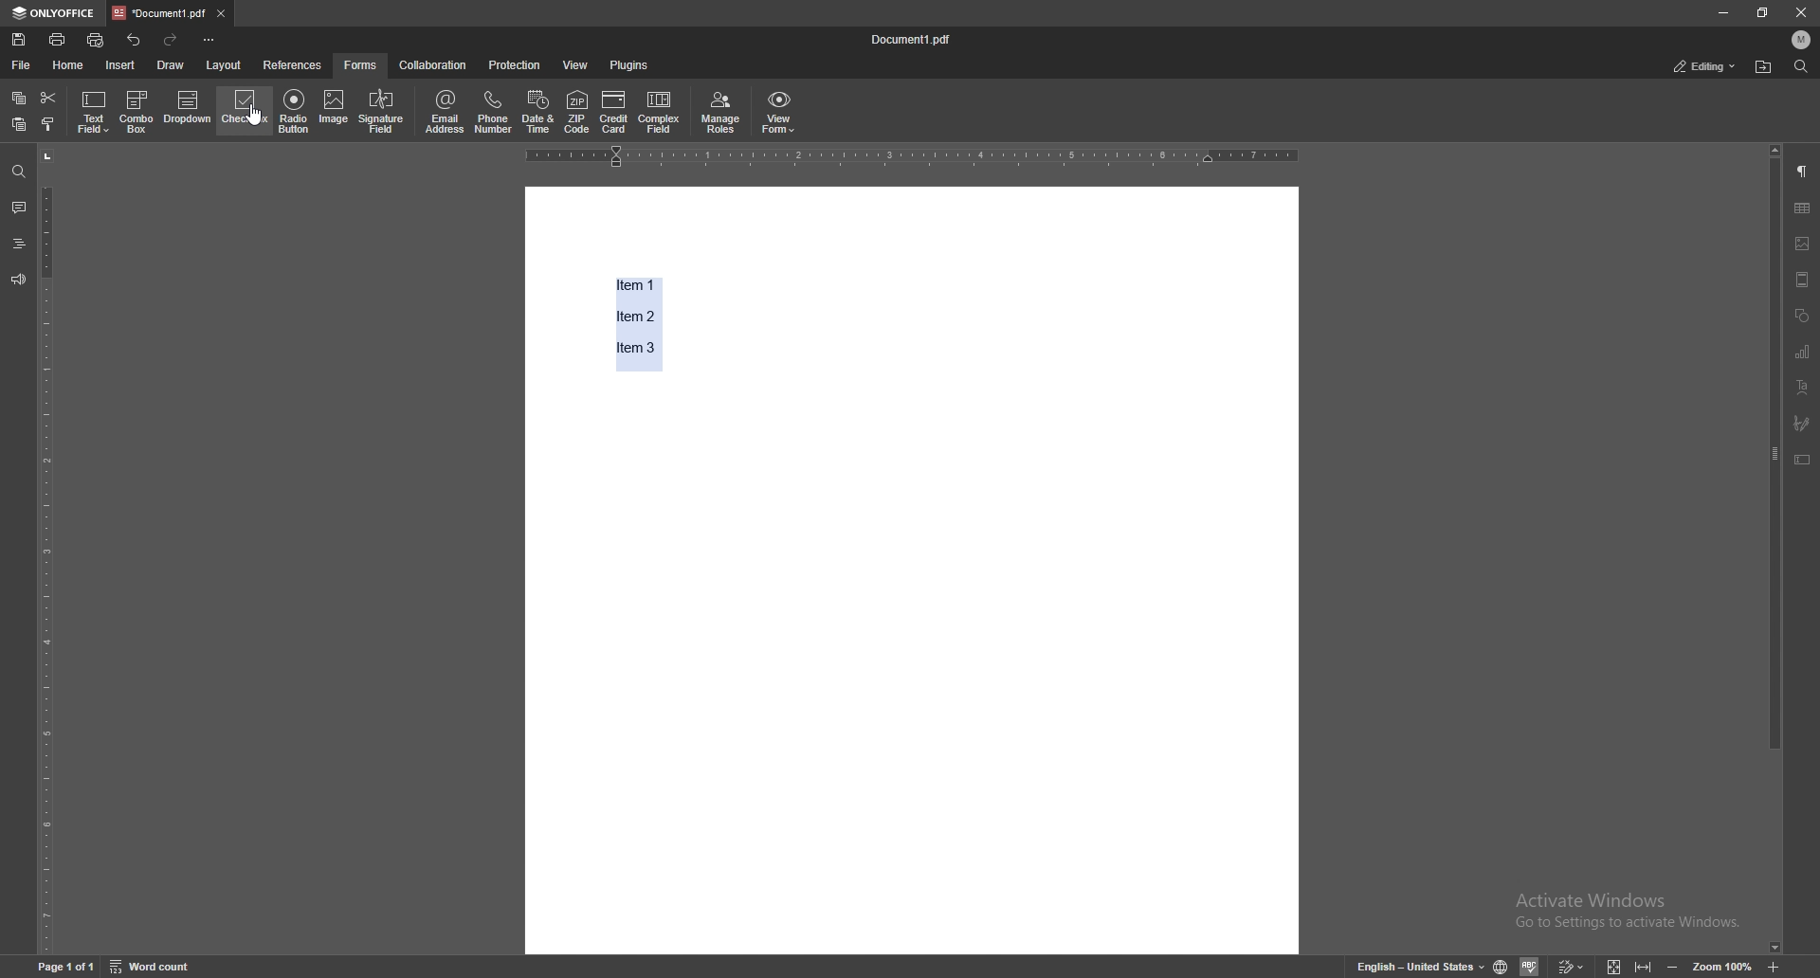 The height and width of the screenshot is (978, 1820). I want to click on protection, so click(517, 64).